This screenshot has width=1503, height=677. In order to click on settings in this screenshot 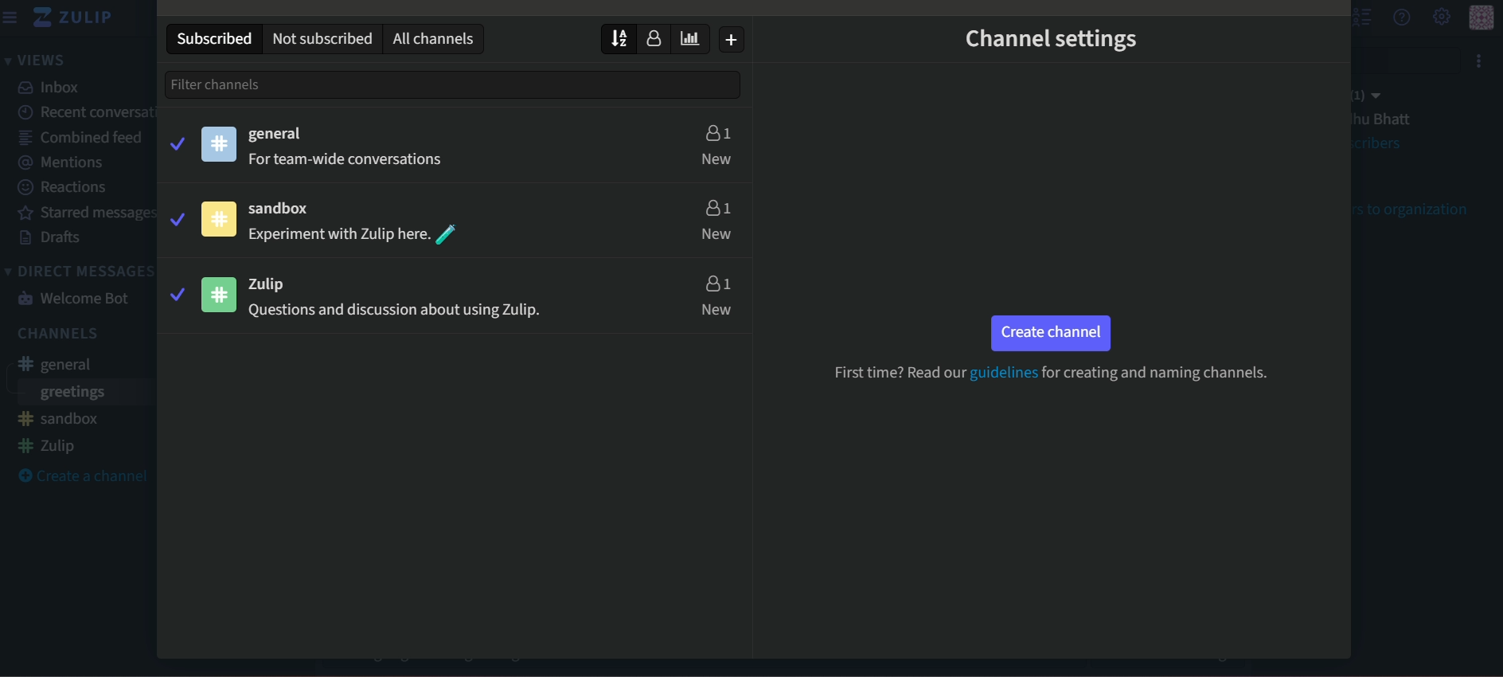, I will do `click(1442, 18)`.